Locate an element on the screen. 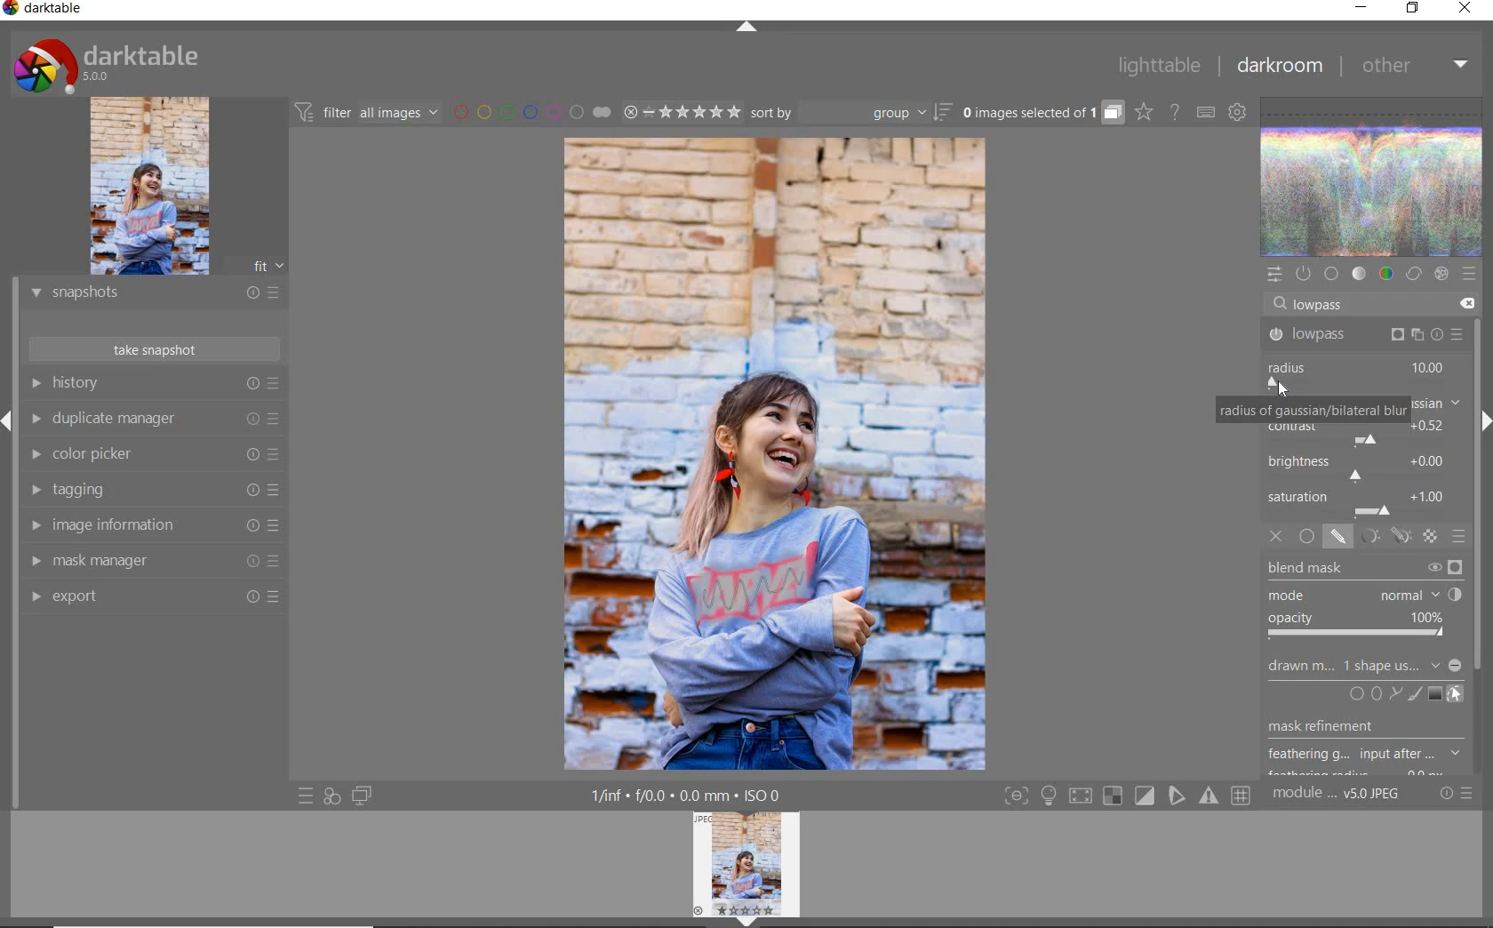 This screenshot has height=928, width=1493. musk refinement is located at coordinates (1353, 729).